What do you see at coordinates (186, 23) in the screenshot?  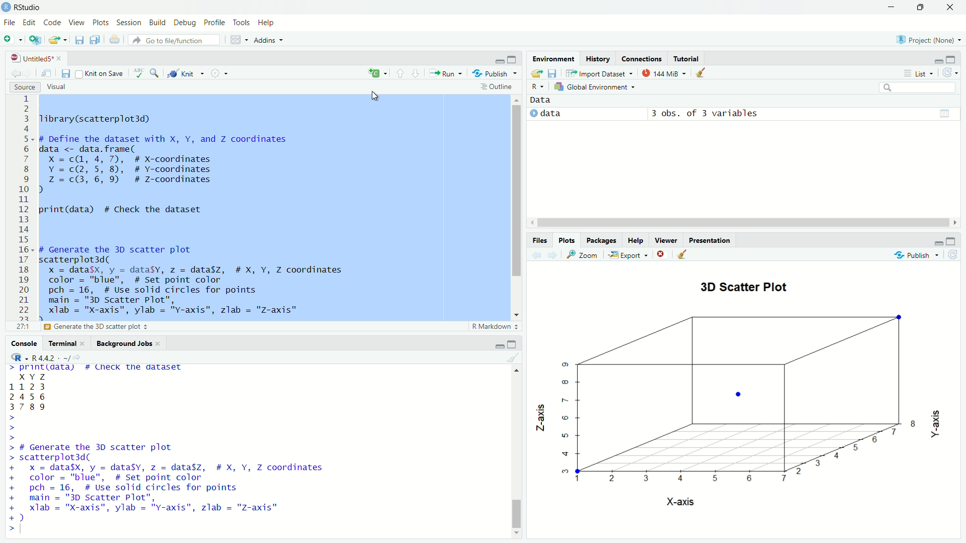 I see `debug` at bounding box center [186, 23].